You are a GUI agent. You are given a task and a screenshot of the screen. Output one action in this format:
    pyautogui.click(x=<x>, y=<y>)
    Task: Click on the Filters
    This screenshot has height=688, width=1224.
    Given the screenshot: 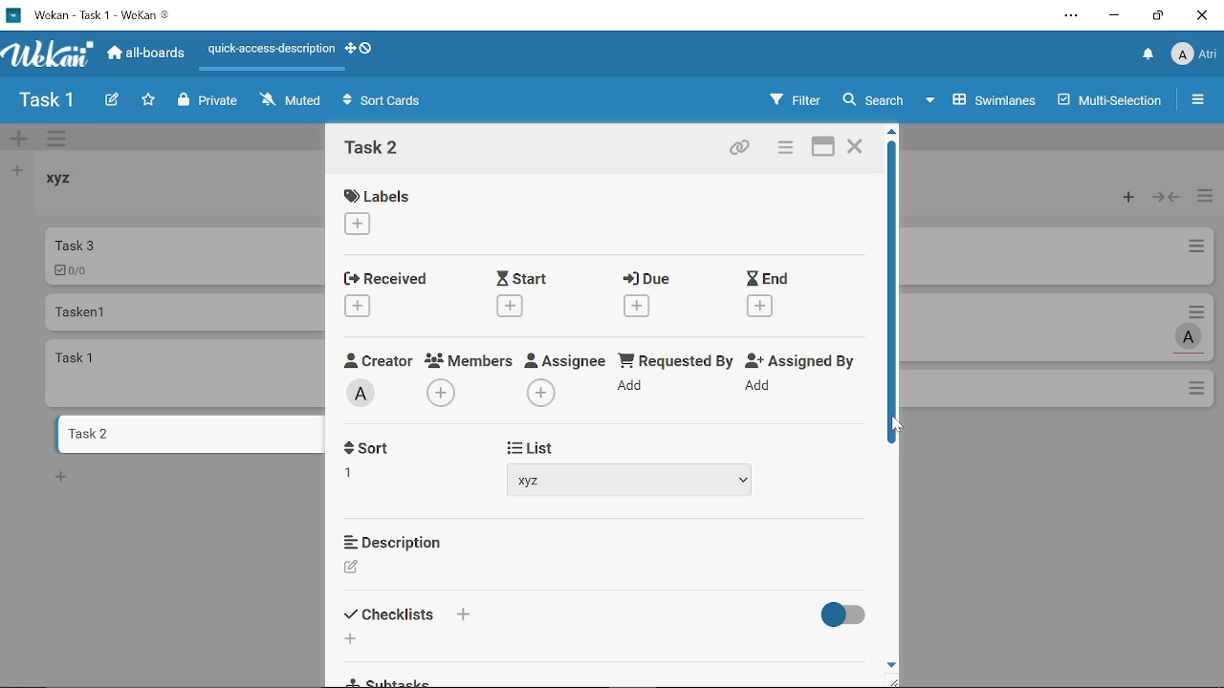 What is the action you would take?
    pyautogui.click(x=791, y=100)
    